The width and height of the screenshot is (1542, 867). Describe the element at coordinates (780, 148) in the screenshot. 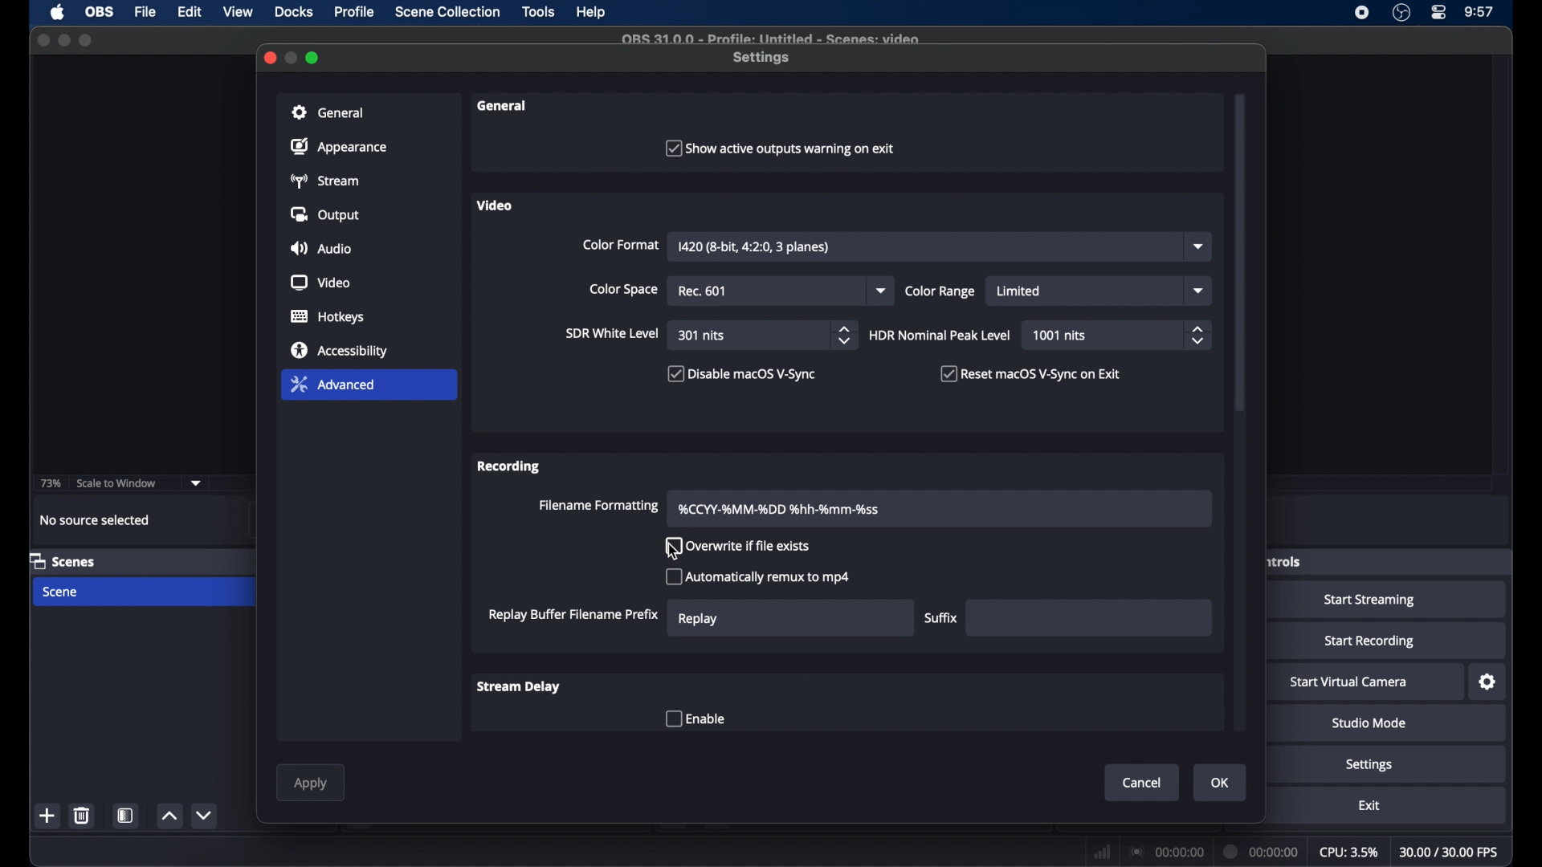

I see `checkbox` at that location.